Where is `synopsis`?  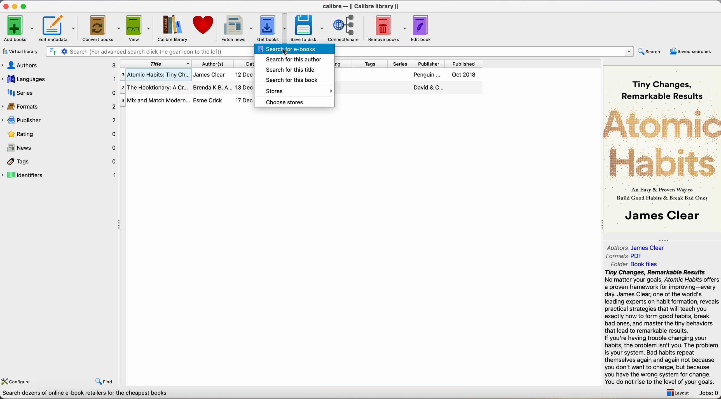 synopsis is located at coordinates (663, 327).